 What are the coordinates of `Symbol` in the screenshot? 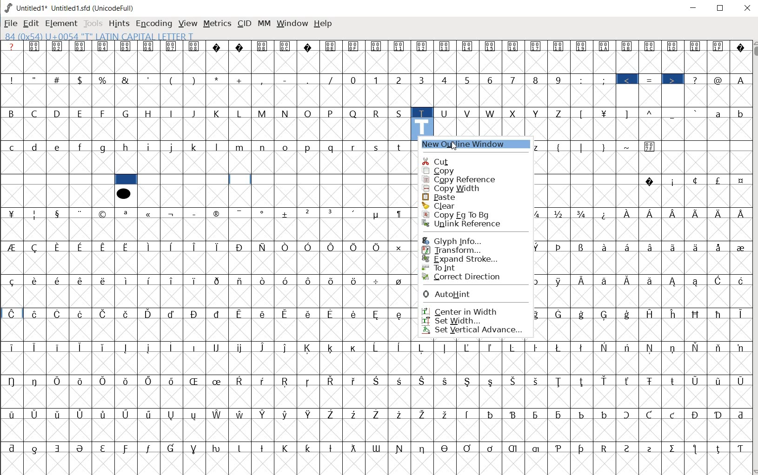 It's located at (399, 348).